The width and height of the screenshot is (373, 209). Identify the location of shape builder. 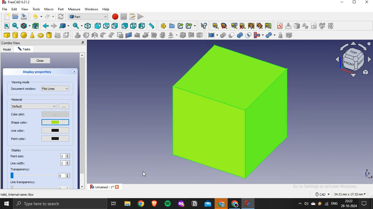
(66, 35).